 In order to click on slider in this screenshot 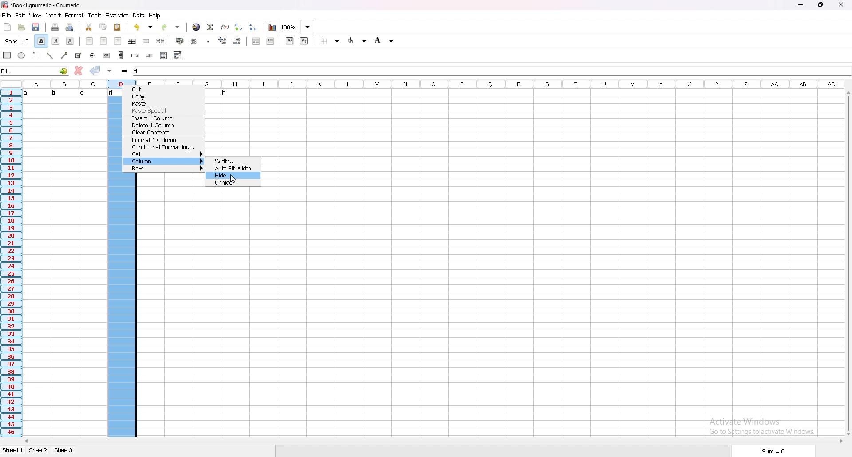, I will do `click(150, 56)`.